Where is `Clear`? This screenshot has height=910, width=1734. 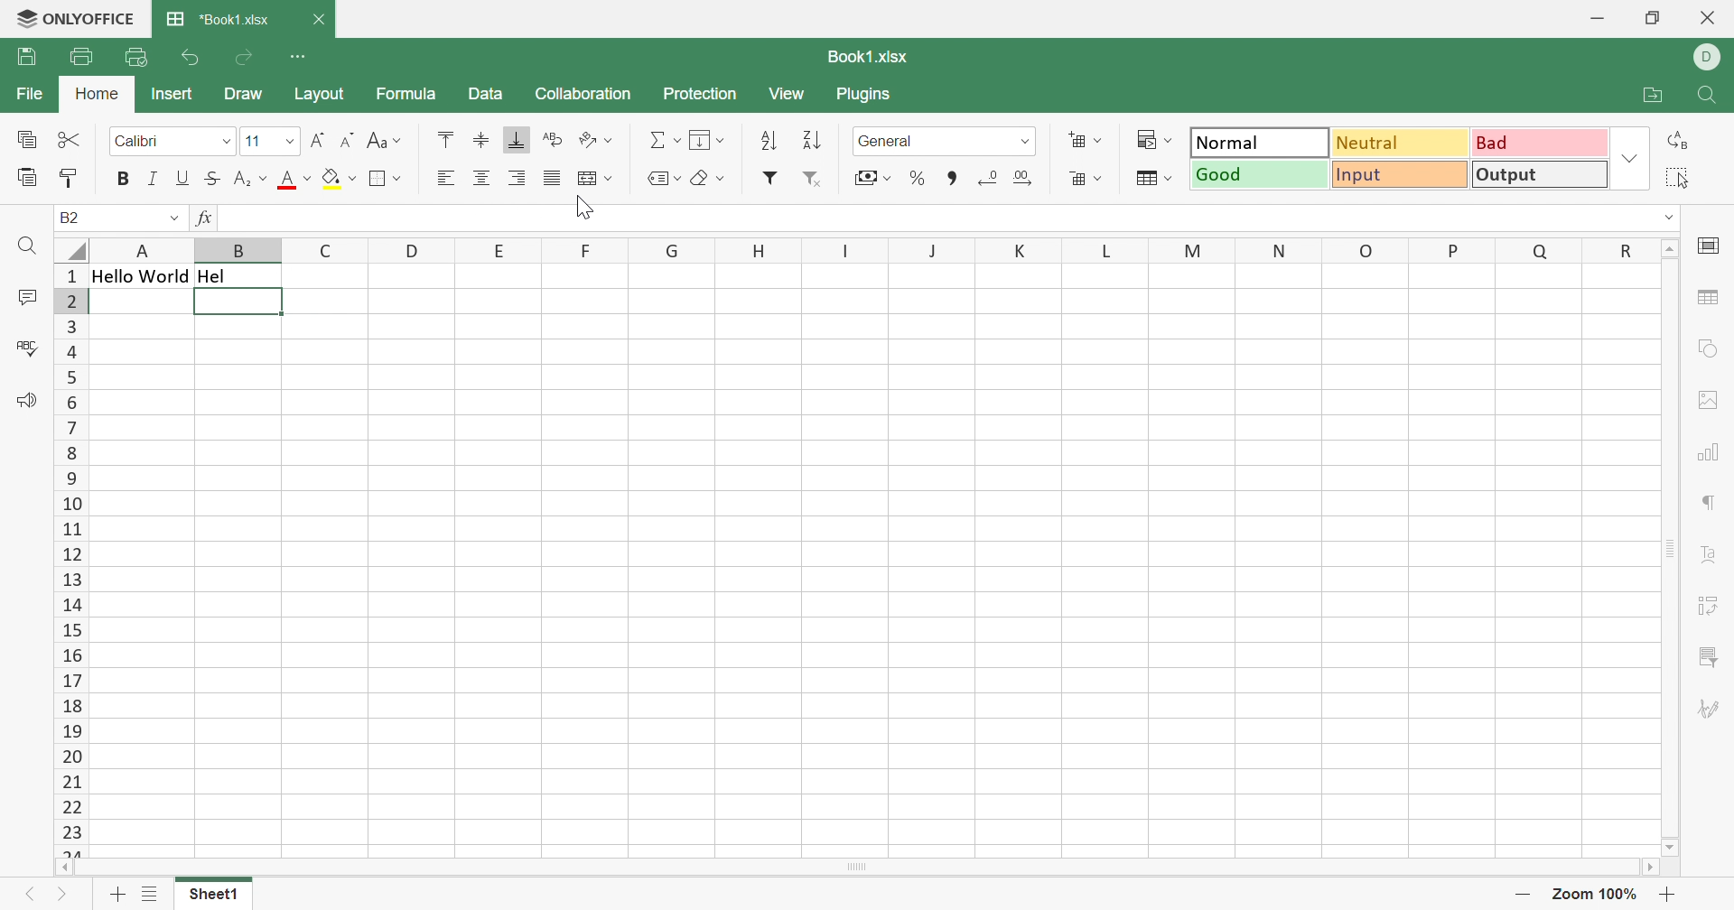 Clear is located at coordinates (711, 178).